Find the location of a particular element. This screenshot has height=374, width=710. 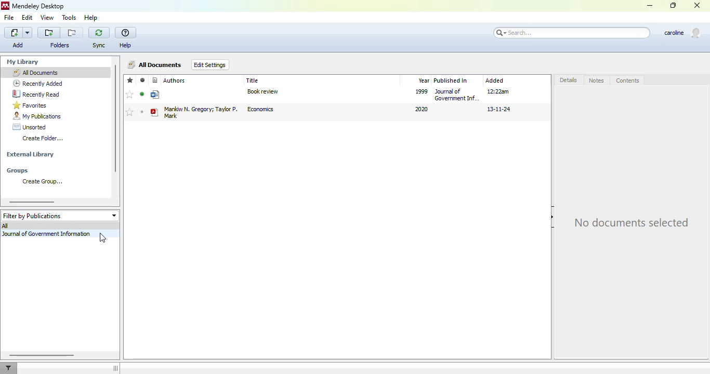

horizontal scroll bar is located at coordinates (43, 355).